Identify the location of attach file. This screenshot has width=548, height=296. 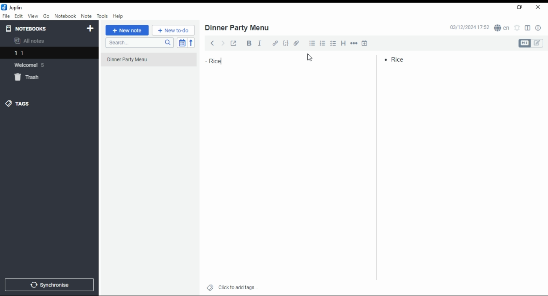
(298, 43).